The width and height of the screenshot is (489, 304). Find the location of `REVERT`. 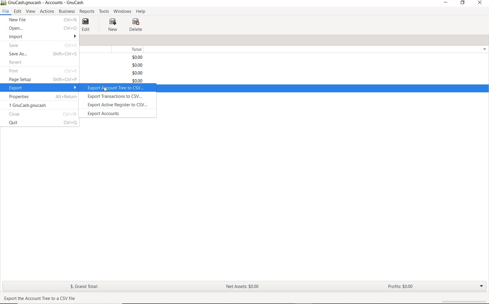

REVERT is located at coordinates (14, 62).